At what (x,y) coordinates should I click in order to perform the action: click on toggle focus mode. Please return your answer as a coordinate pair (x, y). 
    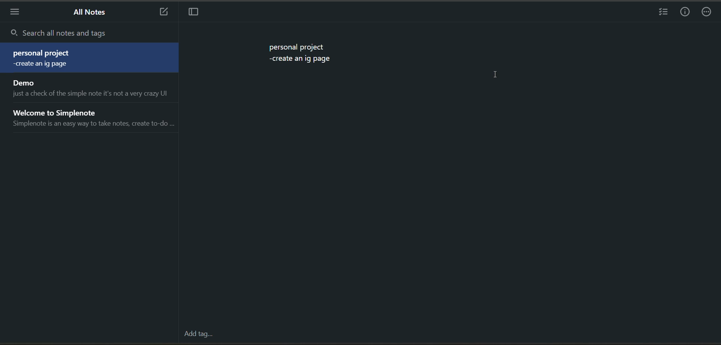
    Looking at the image, I should click on (196, 13).